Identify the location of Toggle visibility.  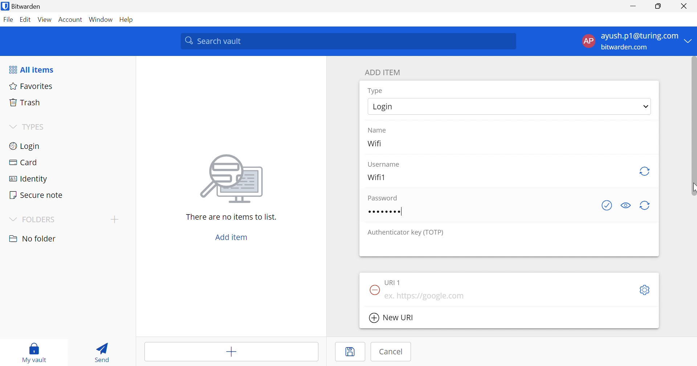
(627, 206).